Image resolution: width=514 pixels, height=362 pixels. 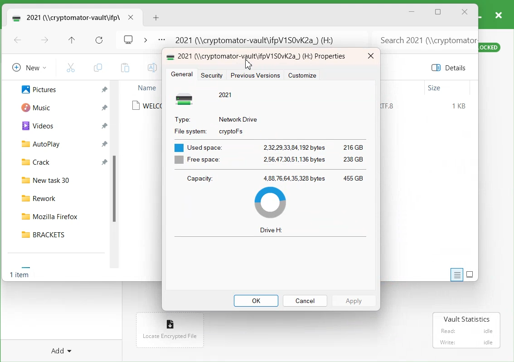 I want to click on BRACKETS, so click(x=59, y=234).